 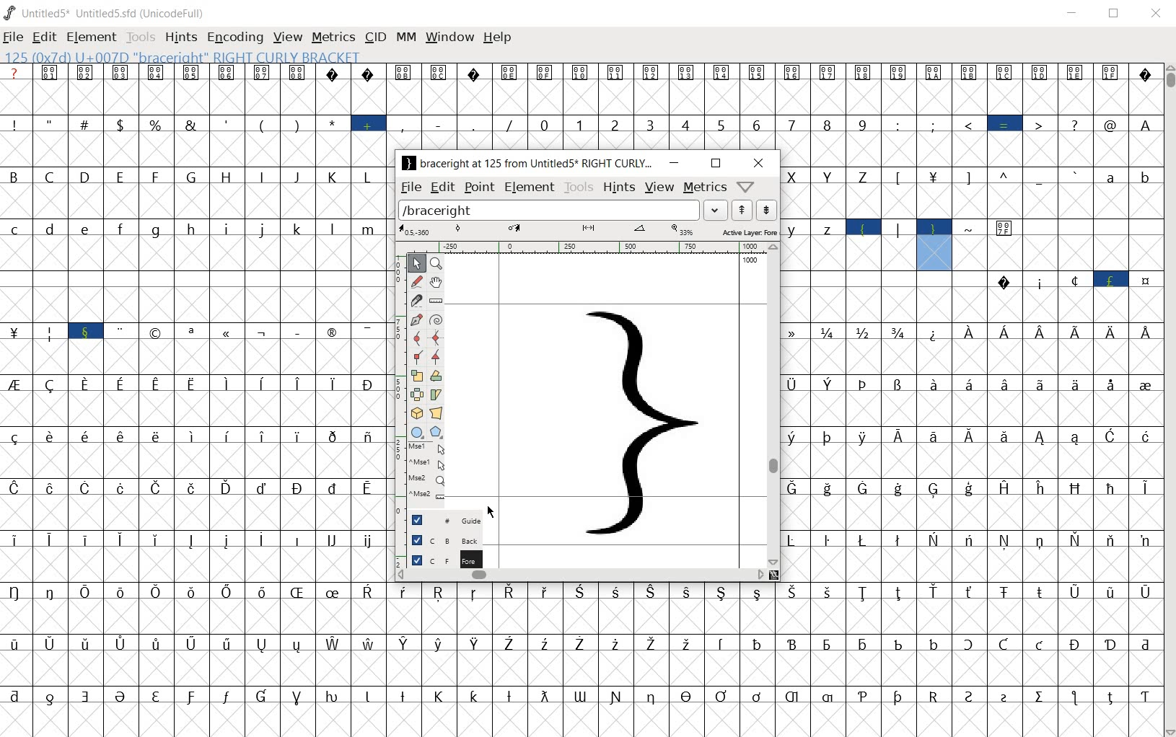 What do you see at coordinates (417, 356) in the screenshot?
I see `Add a corner point` at bounding box center [417, 356].